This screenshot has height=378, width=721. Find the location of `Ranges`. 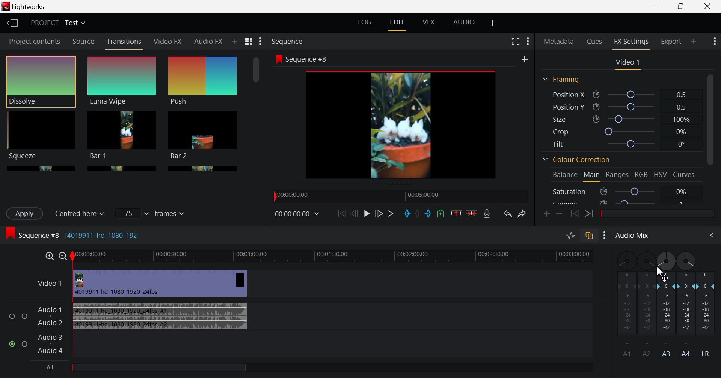

Ranges is located at coordinates (617, 175).